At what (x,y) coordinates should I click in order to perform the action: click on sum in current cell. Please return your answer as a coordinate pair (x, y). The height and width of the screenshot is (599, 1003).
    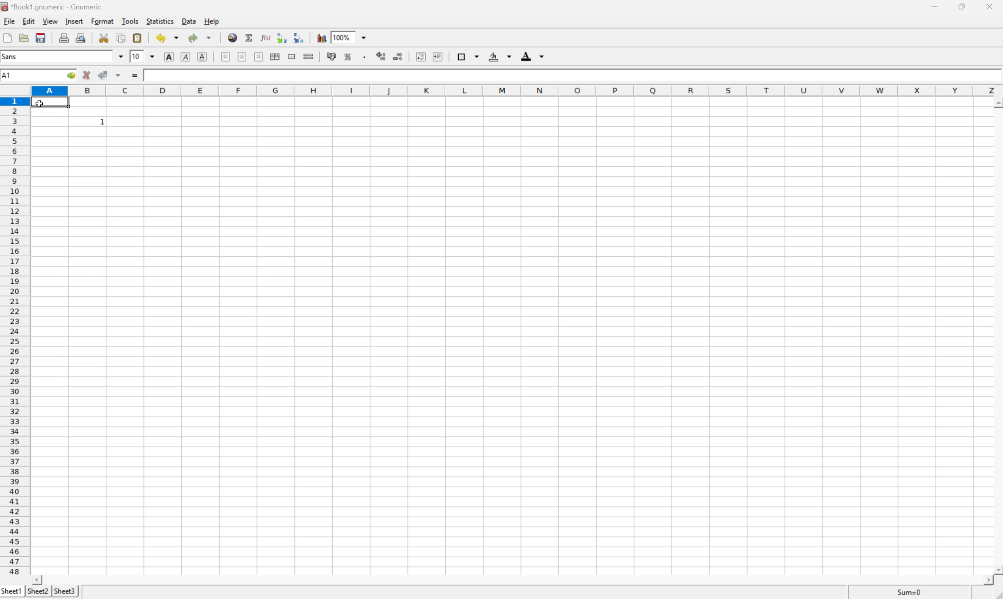
    Looking at the image, I should click on (249, 38).